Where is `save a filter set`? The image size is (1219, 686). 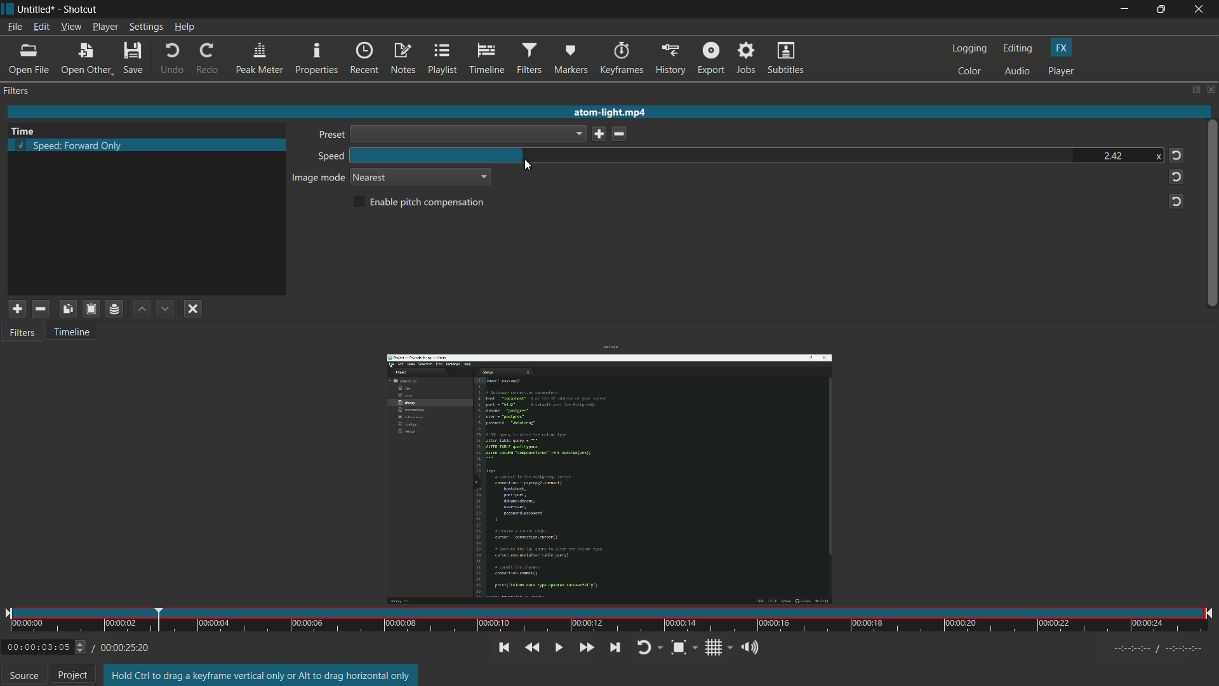 save a filter set is located at coordinates (113, 309).